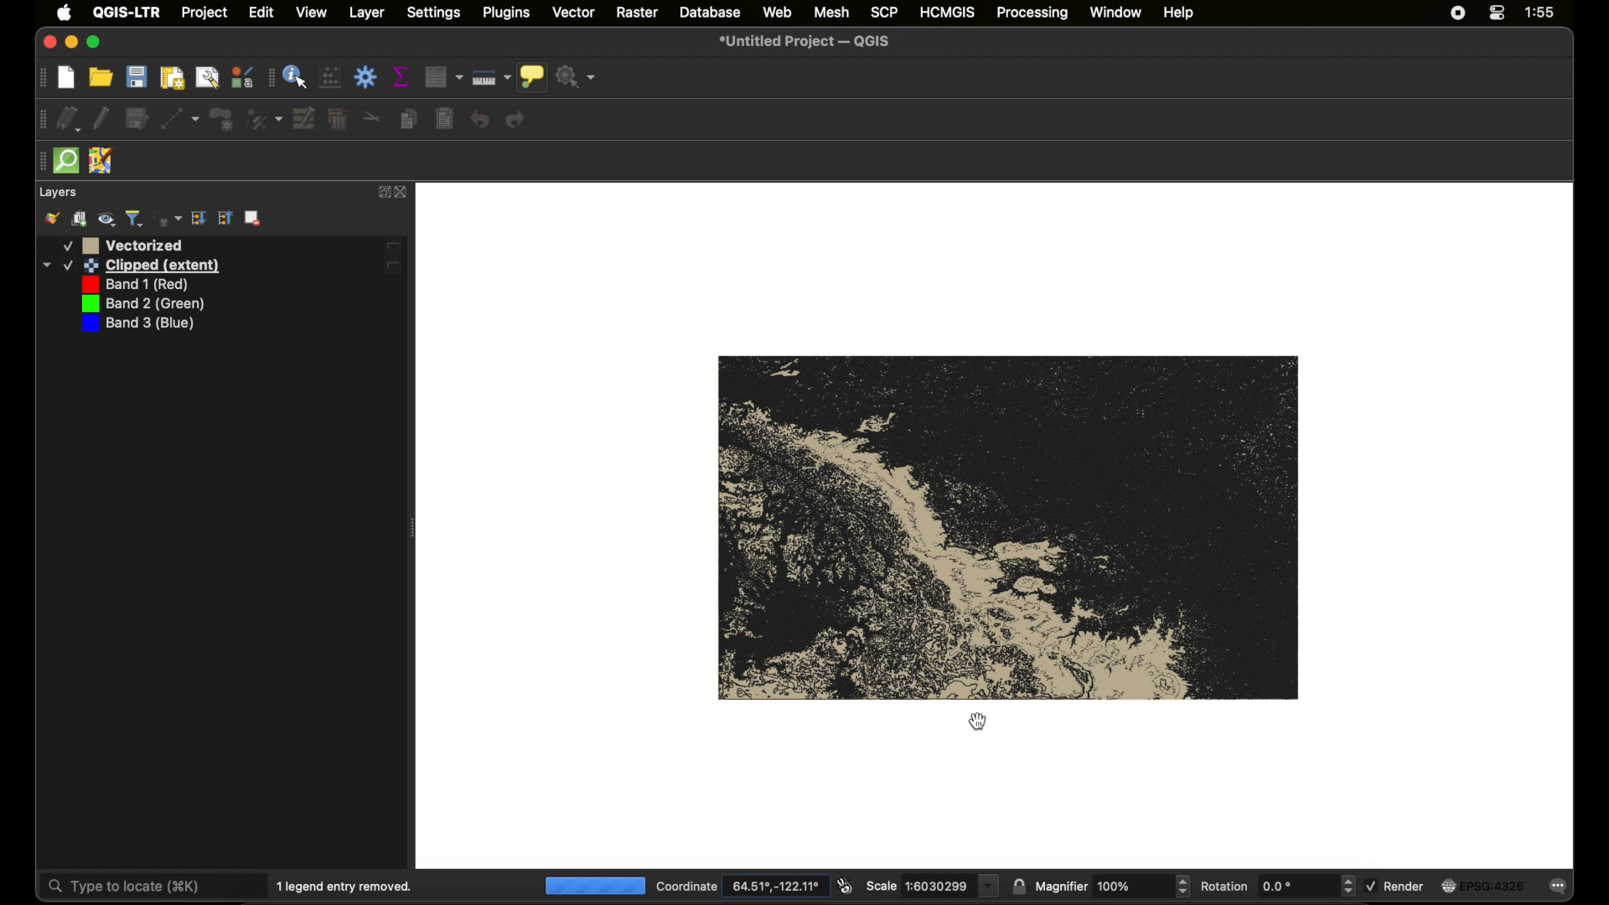 This screenshot has width=1609, height=905. What do you see at coordinates (106, 220) in the screenshot?
I see `manage map theme` at bounding box center [106, 220].